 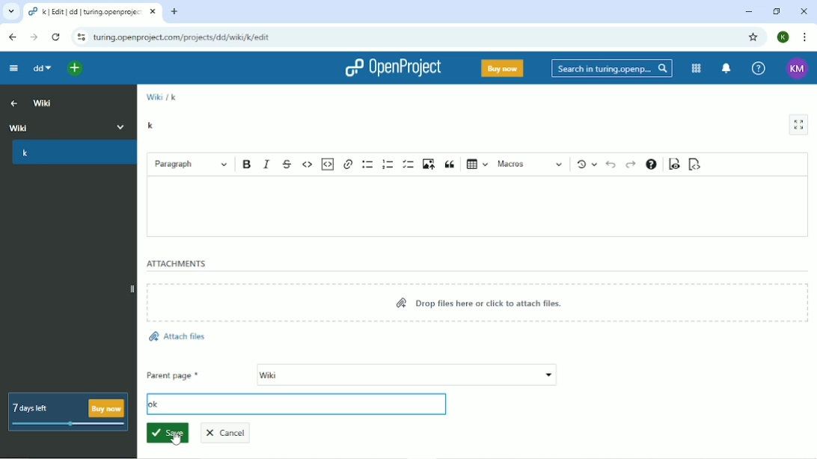 What do you see at coordinates (673, 165) in the screenshot?
I see `Toggle preview mode` at bounding box center [673, 165].